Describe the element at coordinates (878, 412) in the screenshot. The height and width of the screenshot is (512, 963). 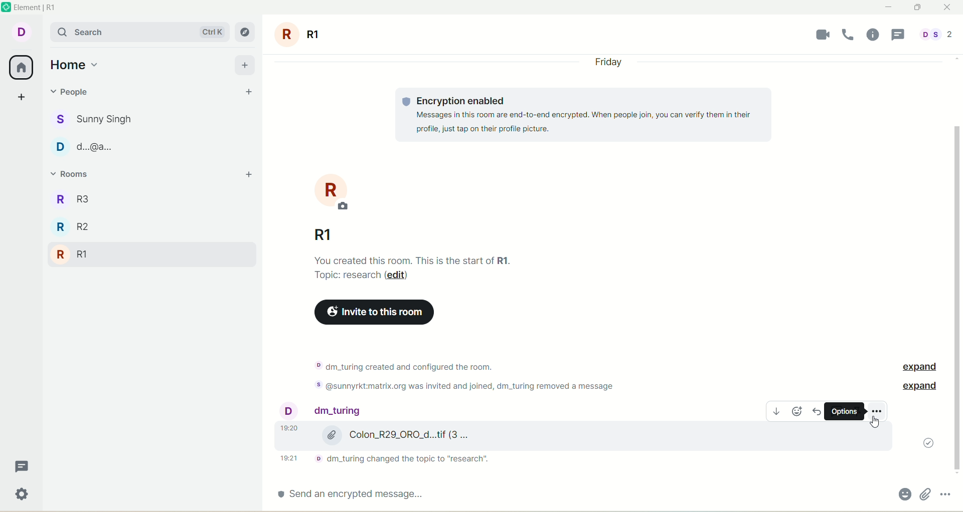
I see `options` at that location.